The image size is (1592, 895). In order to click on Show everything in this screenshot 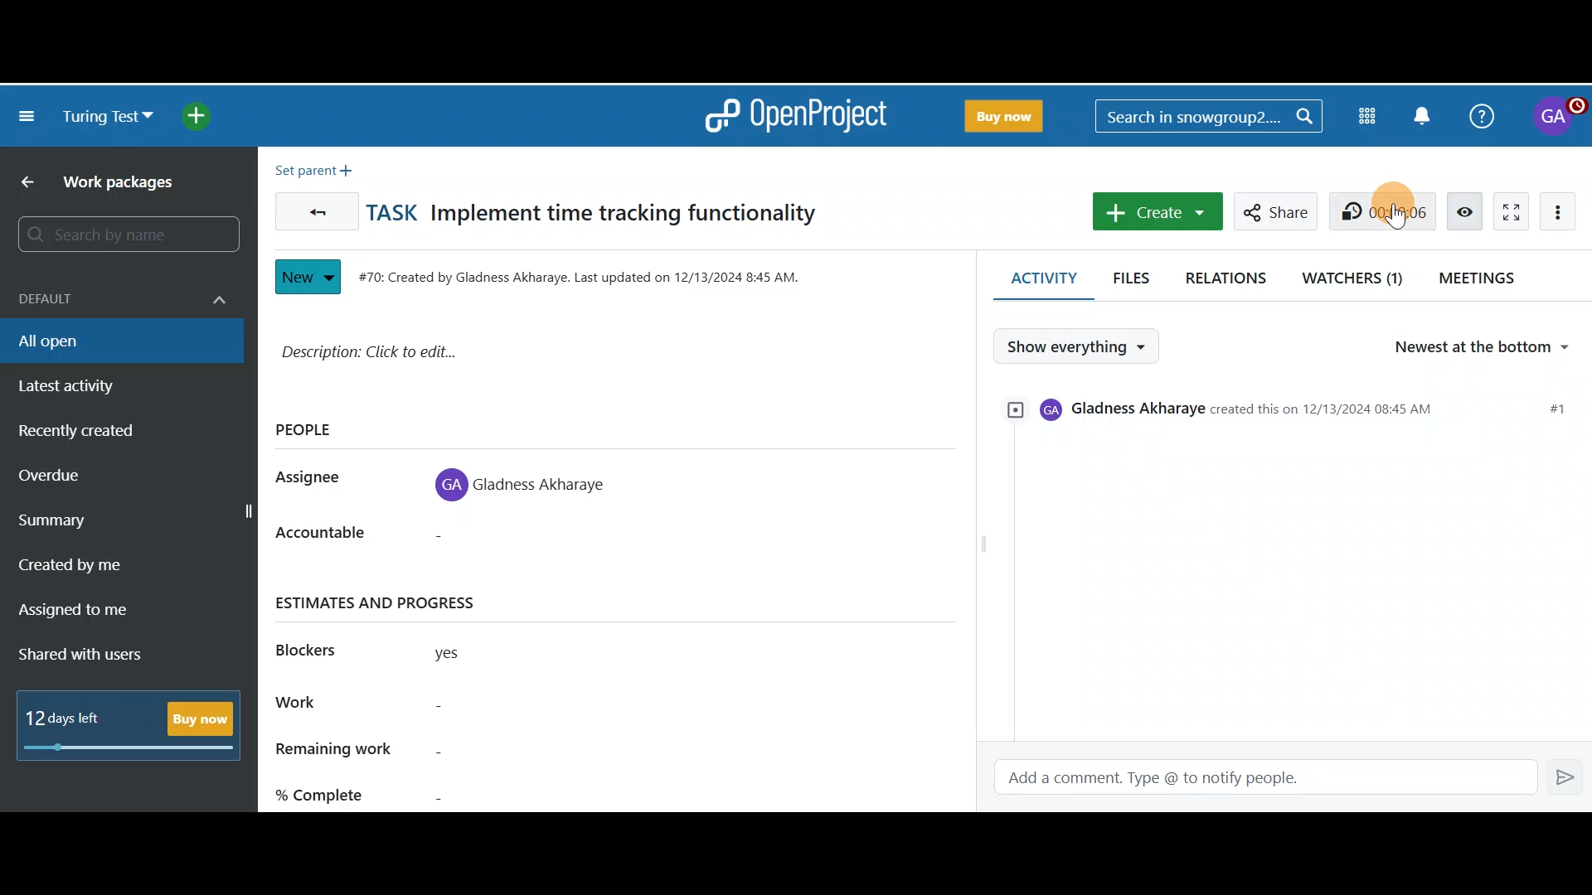, I will do `click(1081, 346)`.